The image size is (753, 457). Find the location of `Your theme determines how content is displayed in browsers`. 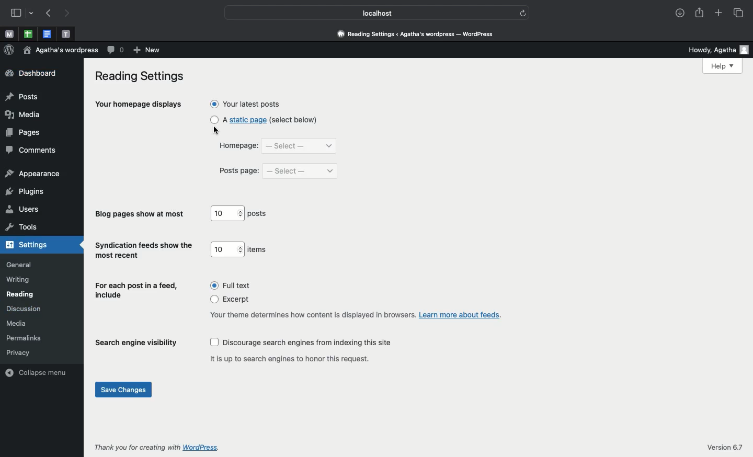

Your theme determines how content is displayed in browsers is located at coordinates (355, 315).